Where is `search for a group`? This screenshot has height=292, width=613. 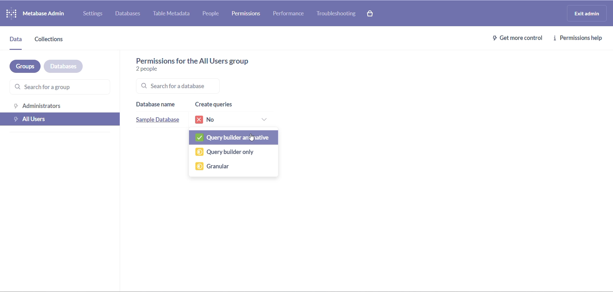 search for a group is located at coordinates (56, 86).